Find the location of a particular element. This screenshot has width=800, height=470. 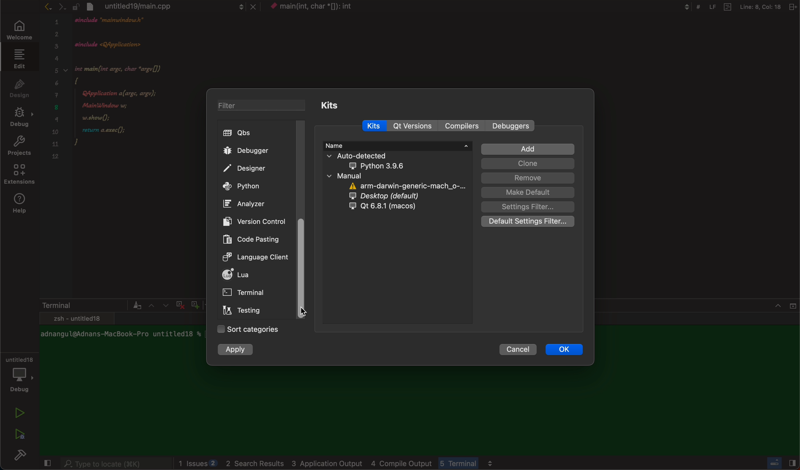

debuggers is located at coordinates (512, 126).